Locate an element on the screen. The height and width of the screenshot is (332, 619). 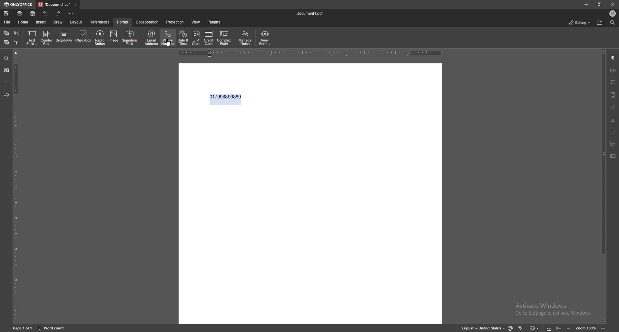
onlyoffice is located at coordinates (19, 5).